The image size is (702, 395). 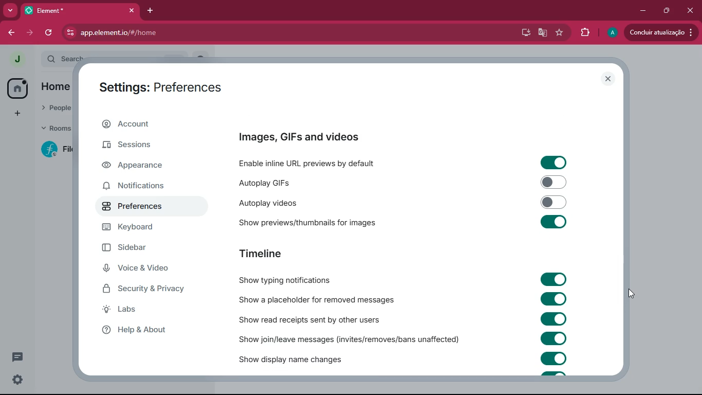 I want to click on help & about, so click(x=155, y=330).